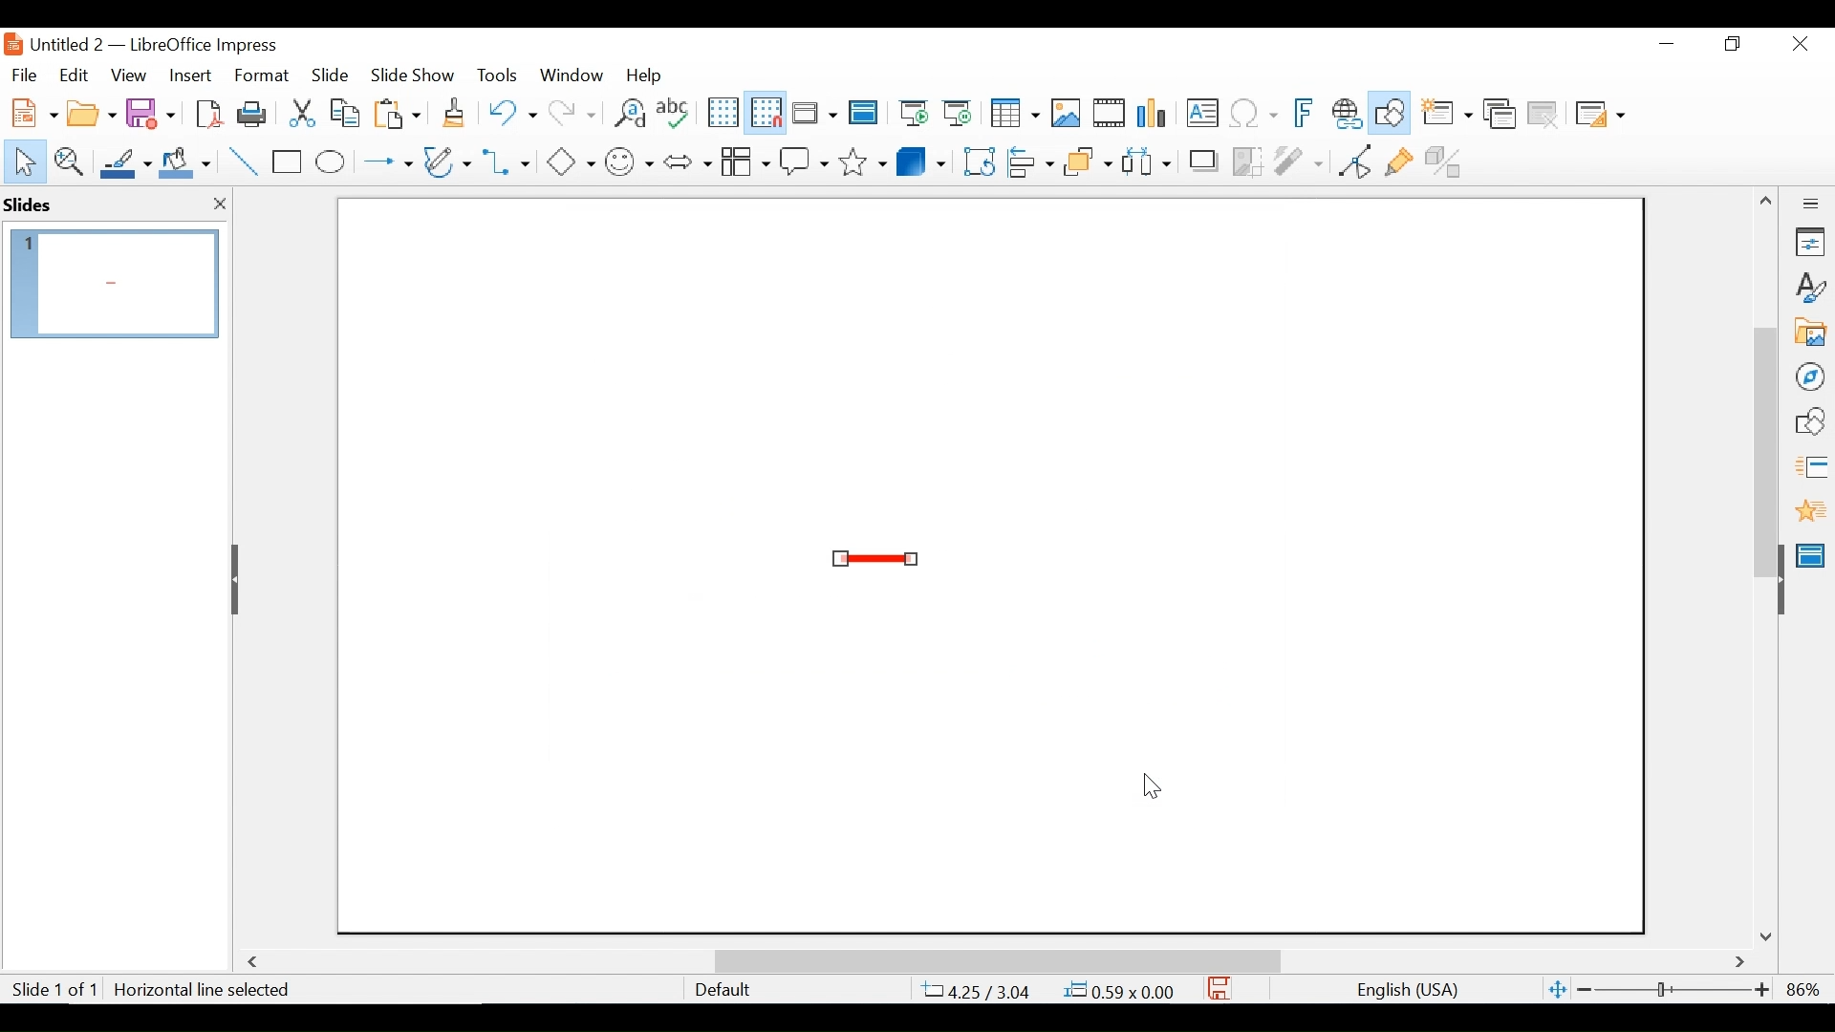  I want to click on Slide 1 of 1, so click(54, 991).